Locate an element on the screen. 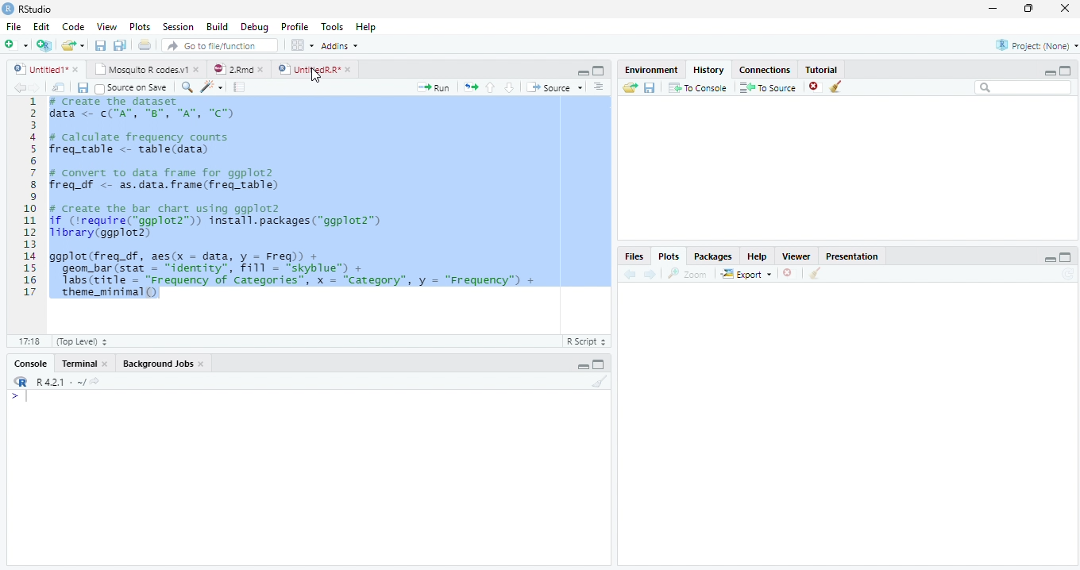 This screenshot has width=1080, height=570. Help  is located at coordinates (762, 257).